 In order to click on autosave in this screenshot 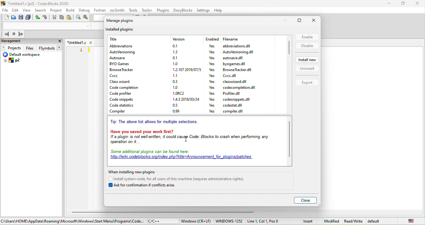, I will do `click(121, 59)`.